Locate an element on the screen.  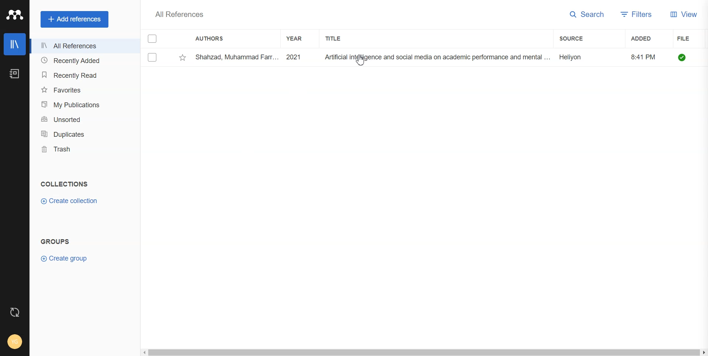
Recently Read is located at coordinates (83, 75).